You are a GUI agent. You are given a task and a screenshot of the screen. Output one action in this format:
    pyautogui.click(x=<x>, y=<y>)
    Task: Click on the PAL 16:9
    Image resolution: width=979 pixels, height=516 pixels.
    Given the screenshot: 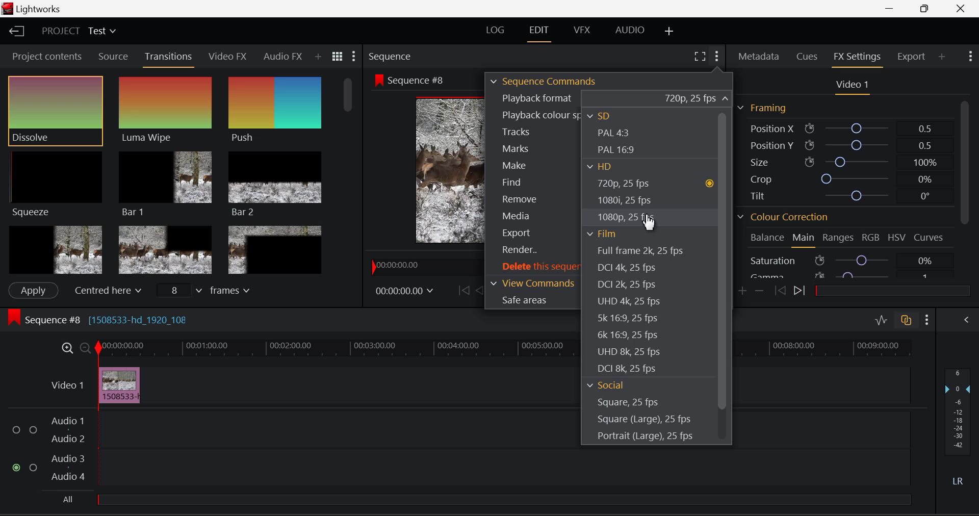 What is the action you would take?
    pyautogui.click(x=617, y=150)
    